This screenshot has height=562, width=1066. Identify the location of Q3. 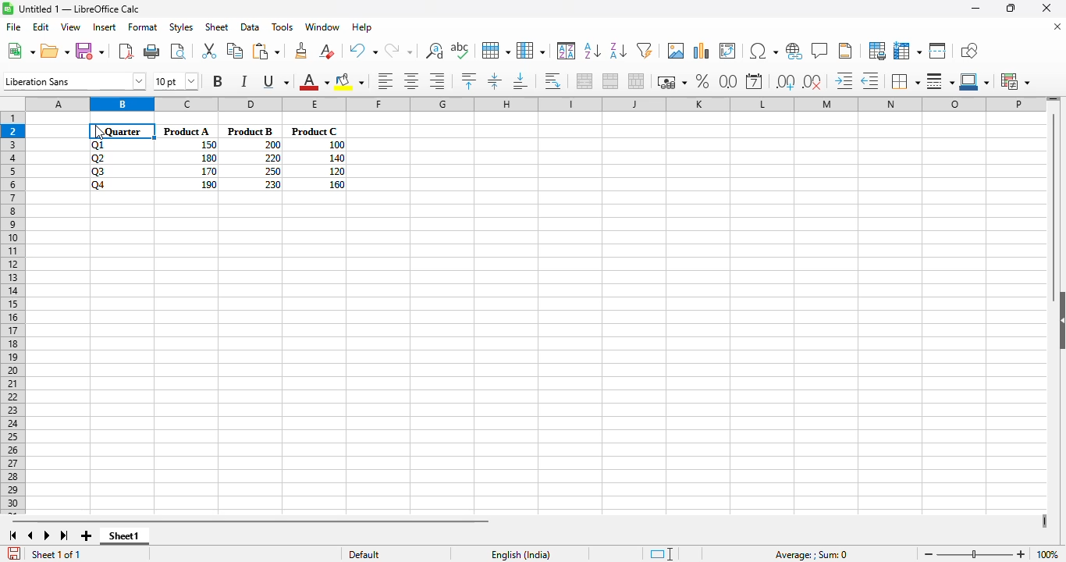
(99, 172).